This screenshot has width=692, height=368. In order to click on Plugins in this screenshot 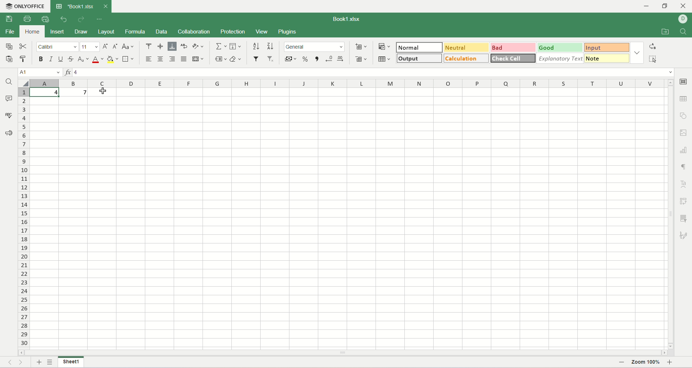, I will do `click(288, 31)`.